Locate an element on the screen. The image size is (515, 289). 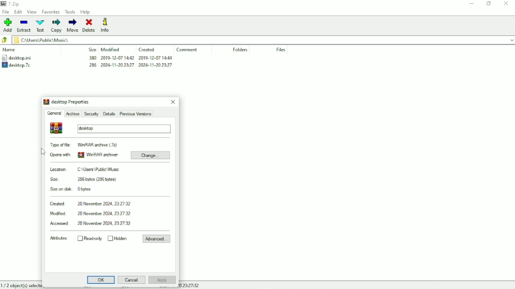
Test is located at coordinates (40, 25).